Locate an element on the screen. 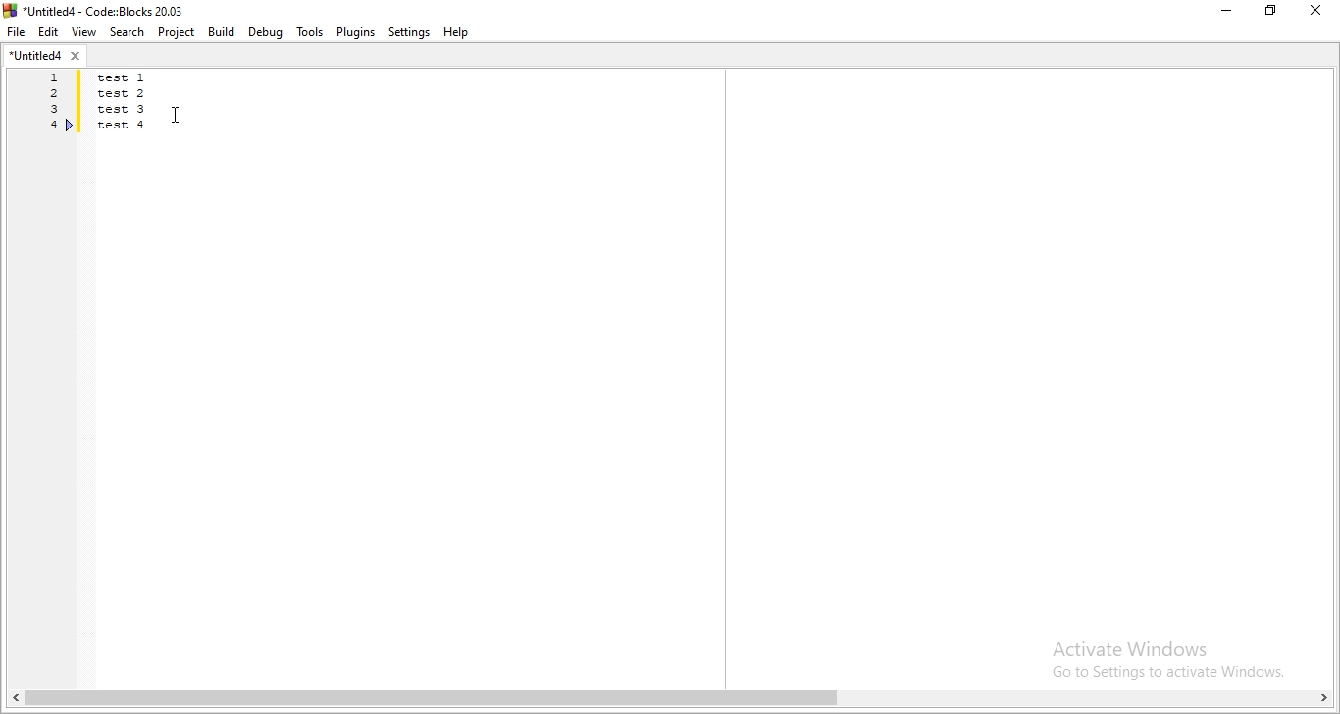 This screenshot has width=1340, height=714. Debug  is located at coordinates (267, 32).